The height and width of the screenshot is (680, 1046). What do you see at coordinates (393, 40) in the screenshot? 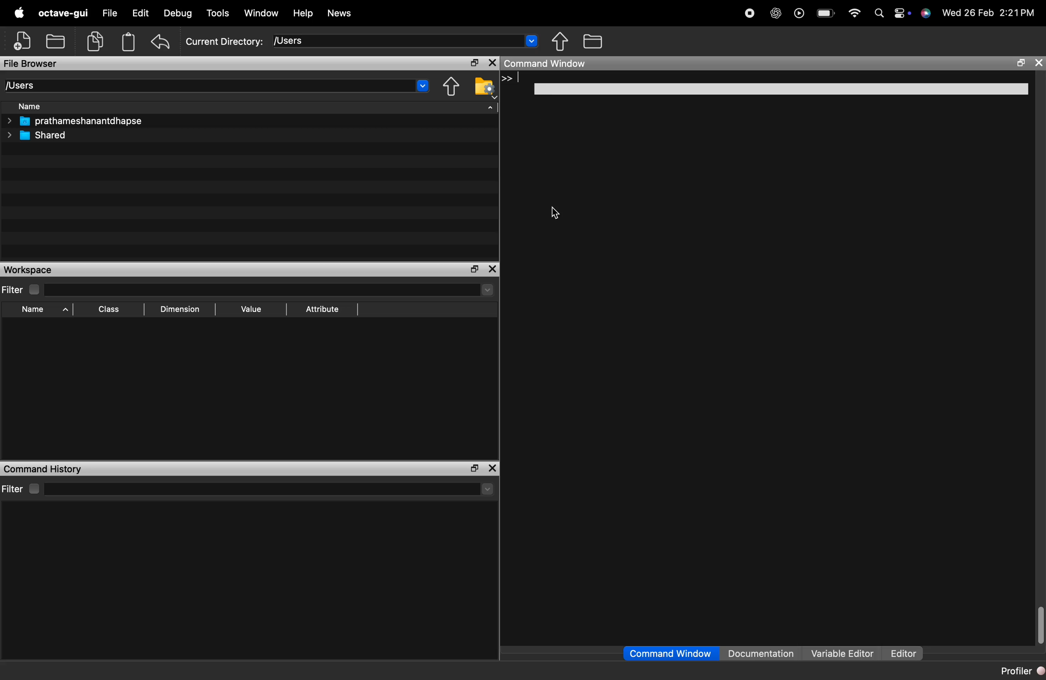
I see `enter directory name` at bounding box center [393, 40].